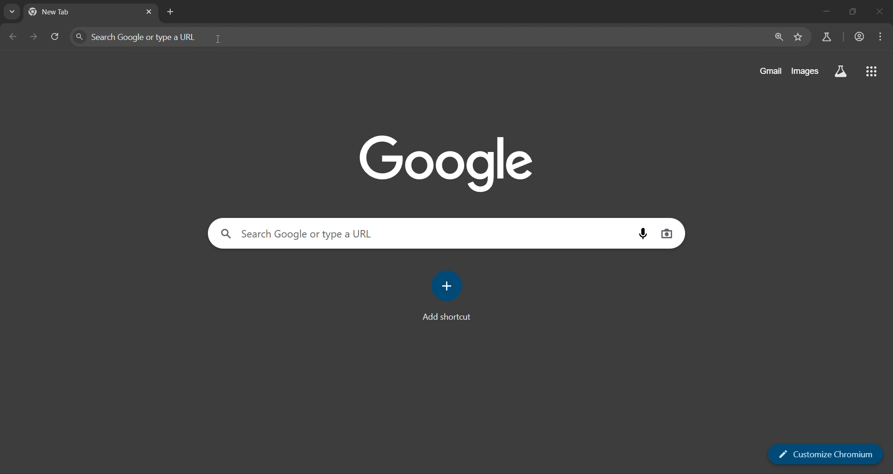  What do you see at coordinates (881, 37) in the screenshot?
I see `menu` at bounding box center [881, 37].